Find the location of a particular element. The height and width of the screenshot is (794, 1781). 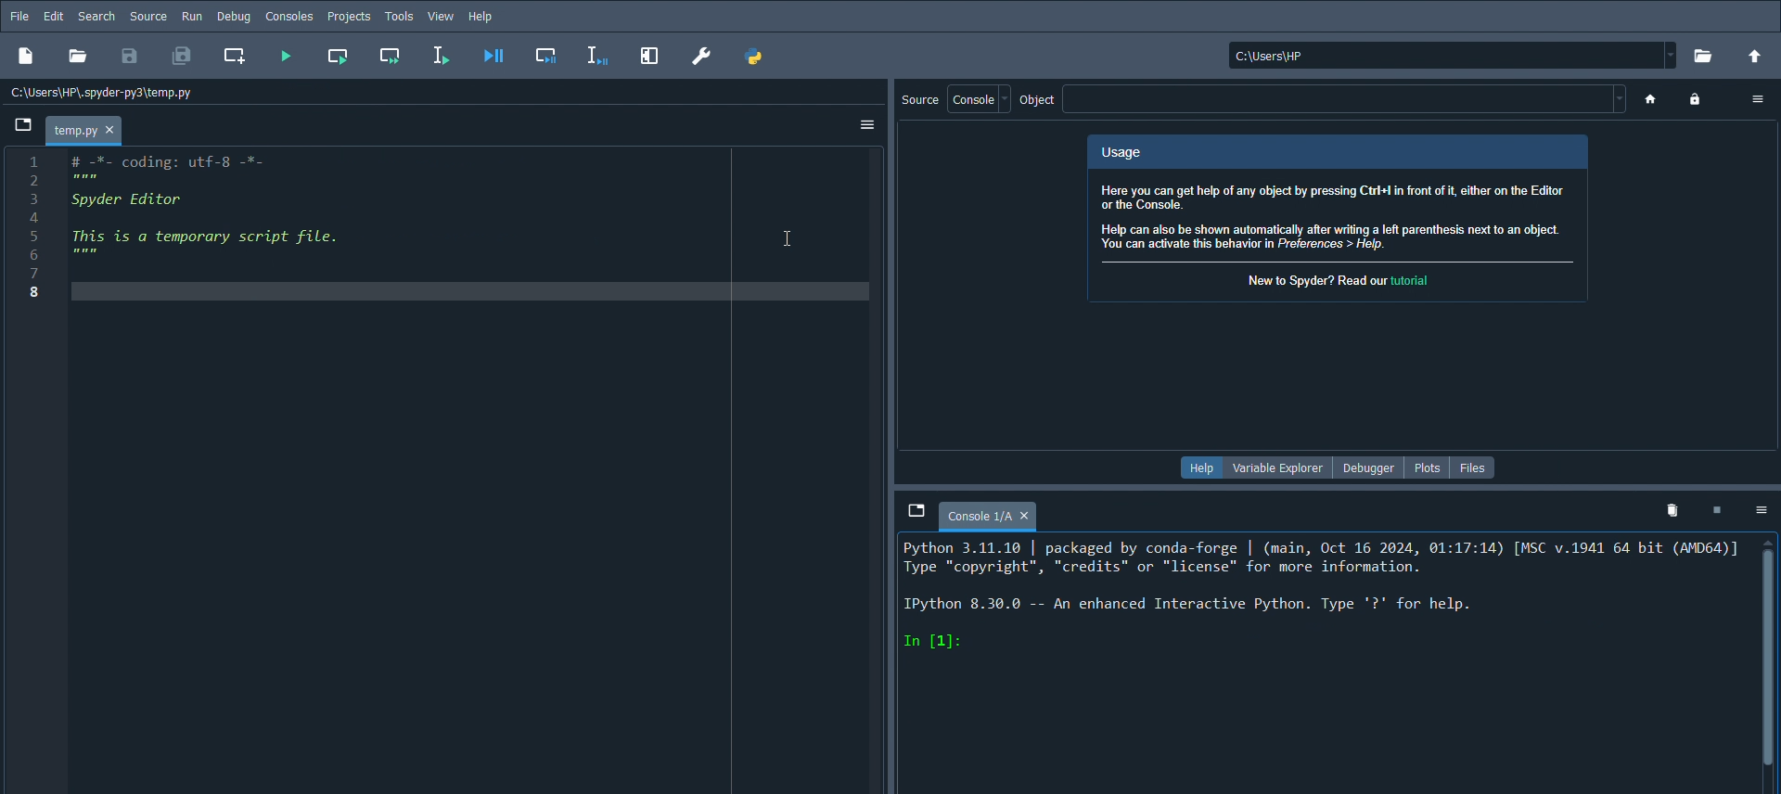

Run current cell is located at coordinates (339, 55).